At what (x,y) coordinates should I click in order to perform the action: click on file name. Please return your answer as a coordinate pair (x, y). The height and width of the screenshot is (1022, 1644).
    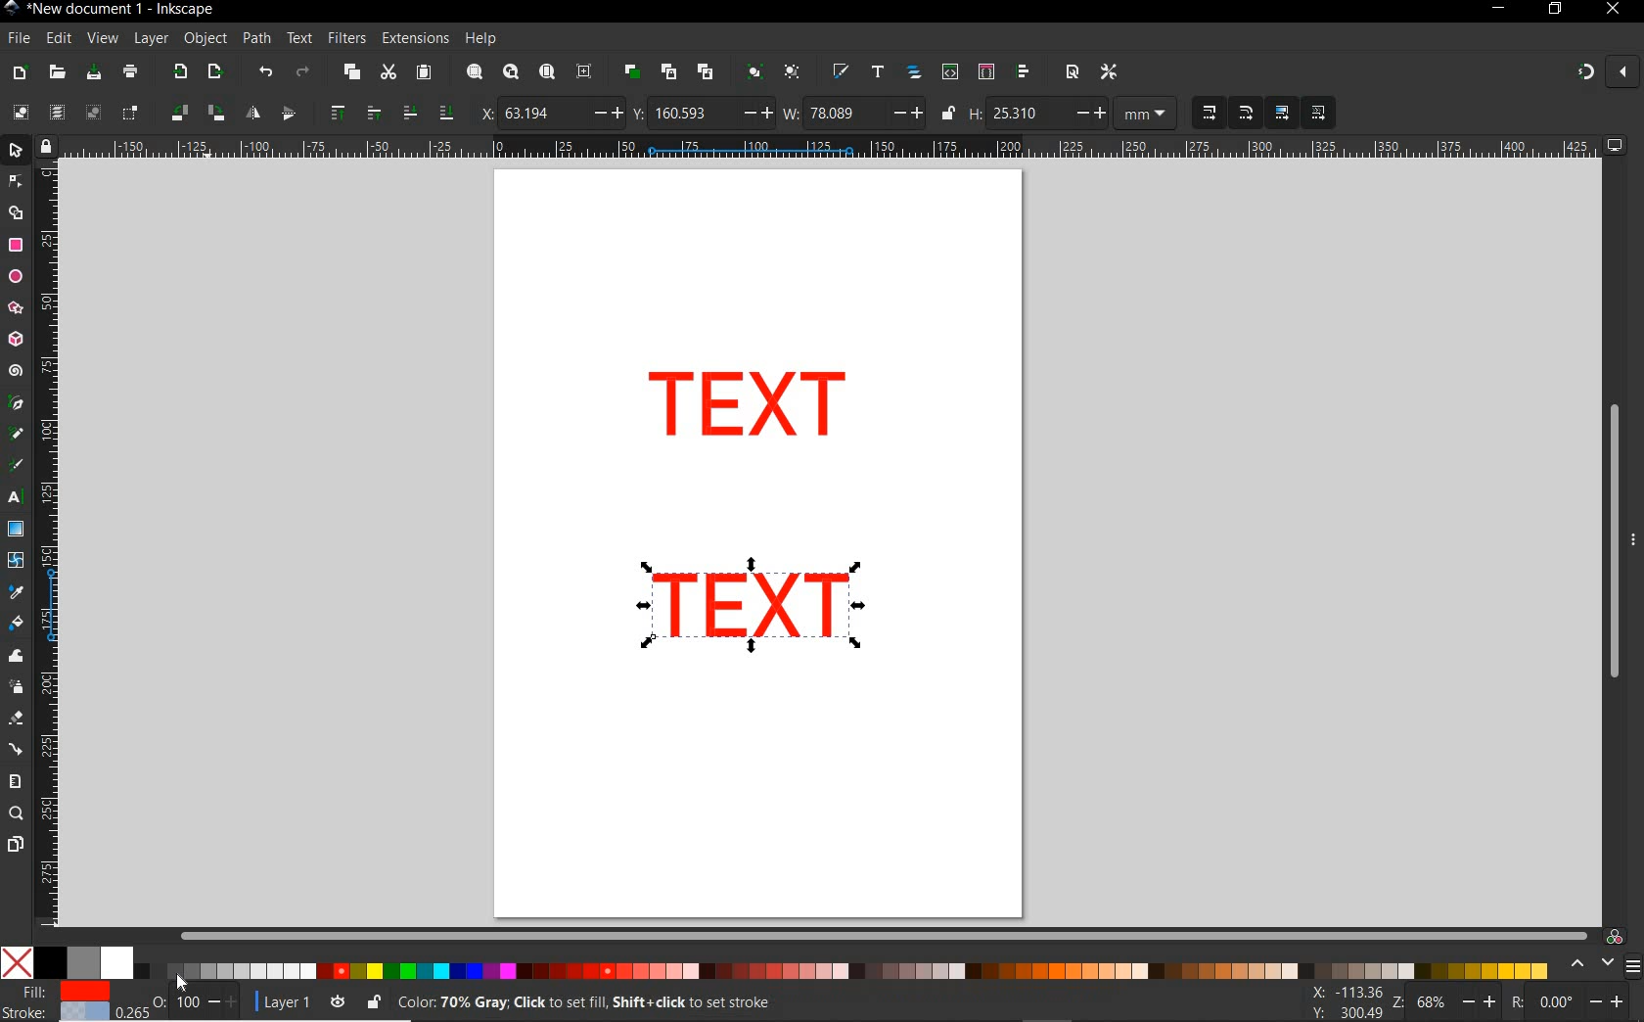
    Looking at the image, I should click on (110, 9).